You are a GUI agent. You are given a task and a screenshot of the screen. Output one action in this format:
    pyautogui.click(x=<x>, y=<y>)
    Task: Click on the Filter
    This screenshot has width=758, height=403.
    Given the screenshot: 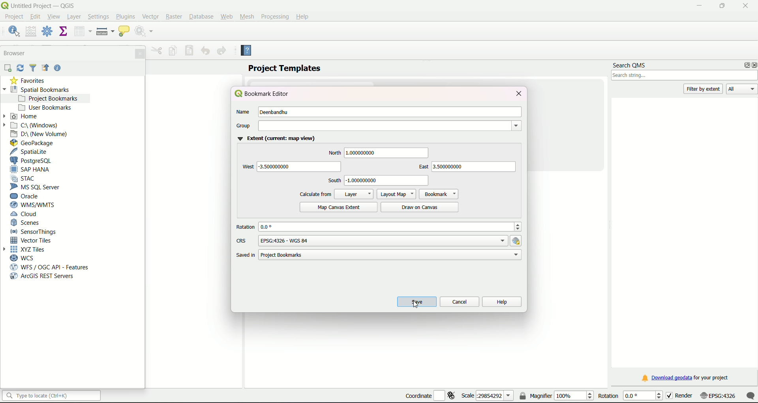 What is the action you would take?
    pyautogui.click(x=33, y=68)
    